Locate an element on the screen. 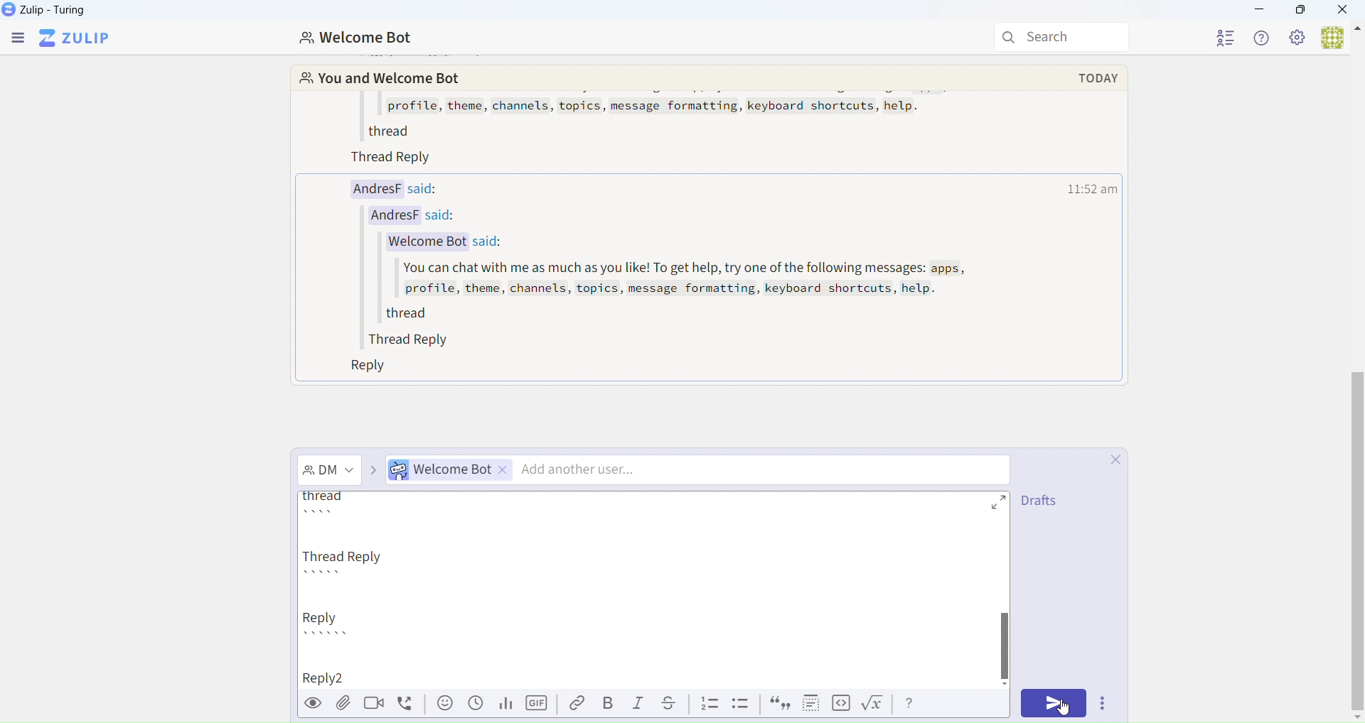 The width and height of the screenshot is (1365, 723). thread is located at coordinates (385, 130).